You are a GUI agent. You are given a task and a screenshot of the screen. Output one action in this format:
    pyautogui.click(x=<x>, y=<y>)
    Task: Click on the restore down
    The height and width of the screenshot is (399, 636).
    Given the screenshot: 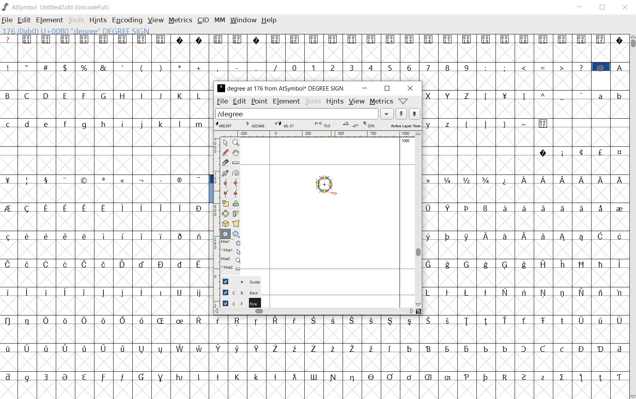 What is the action you would take?
    pyautogui.click(x=604, y=7)
    